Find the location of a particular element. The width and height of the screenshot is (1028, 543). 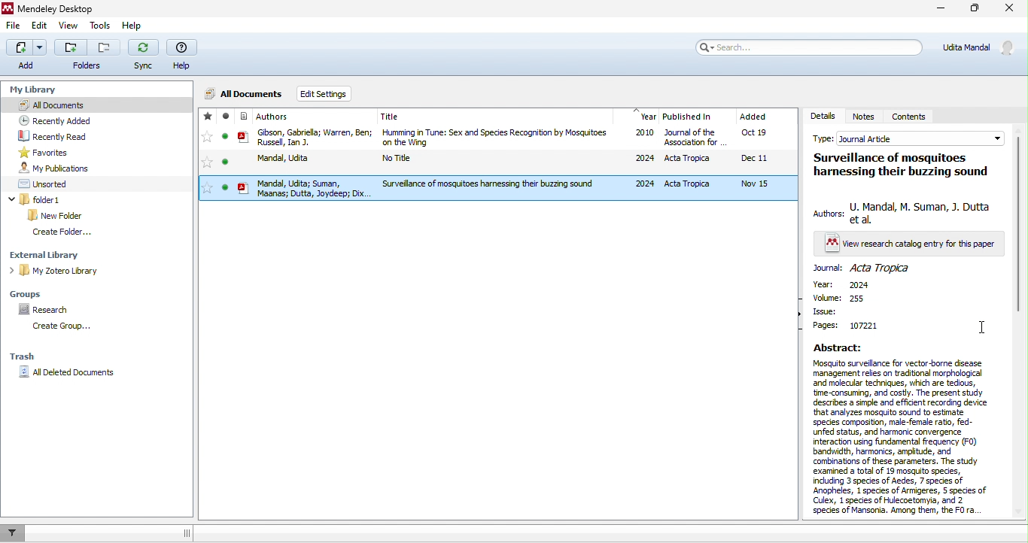

edit is located at coordinates (40, 27).